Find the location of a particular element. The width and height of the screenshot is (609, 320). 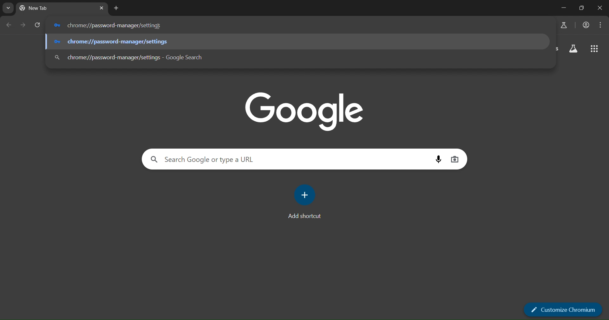

voice search is located at coordinates (438, 159).